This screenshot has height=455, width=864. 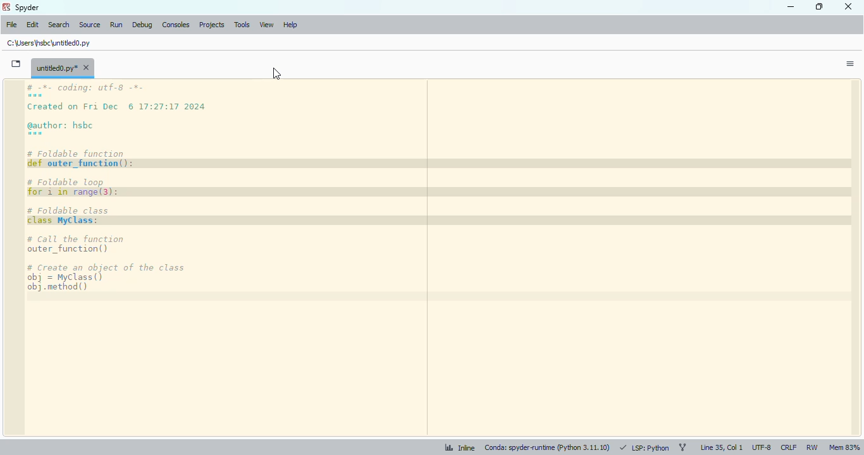 What do you see at coordinates (682, 447) in the screenshot?
I see `git branch` at bounding box center [682, 447].